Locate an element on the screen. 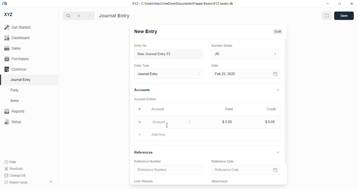 The width and height of the screenshot is (358, 189). reference data is located at coordinates (223, 161).